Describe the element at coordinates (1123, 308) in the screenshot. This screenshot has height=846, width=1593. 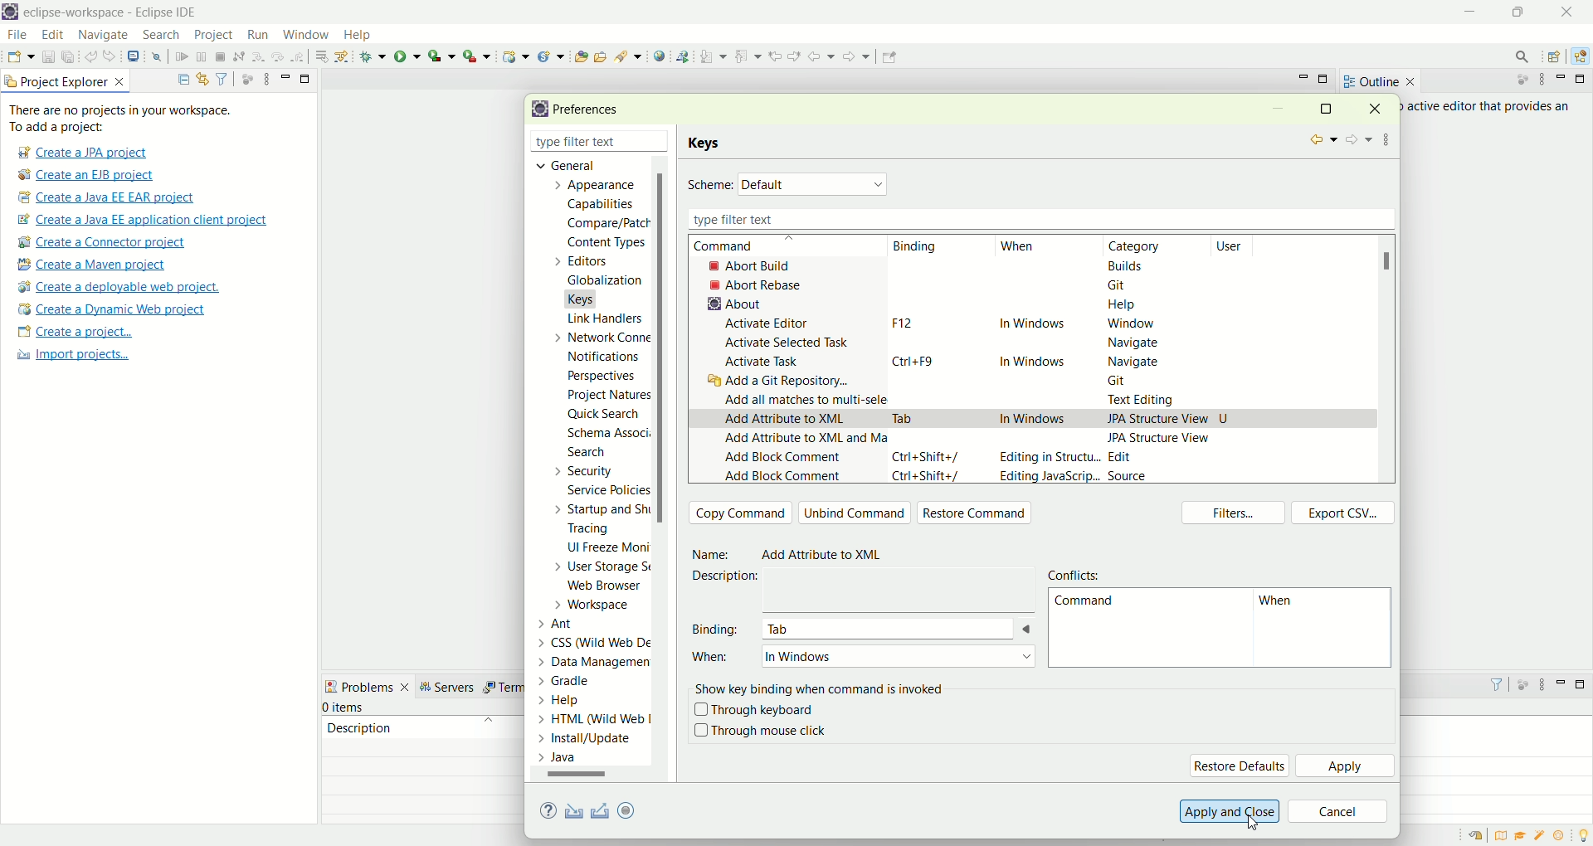
I see `help` at that location.